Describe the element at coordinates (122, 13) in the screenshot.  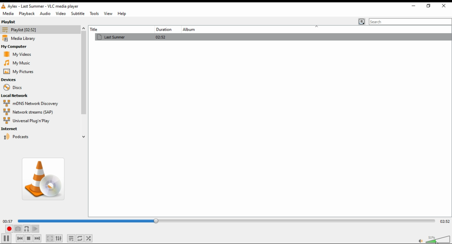
I see `help` at that location.